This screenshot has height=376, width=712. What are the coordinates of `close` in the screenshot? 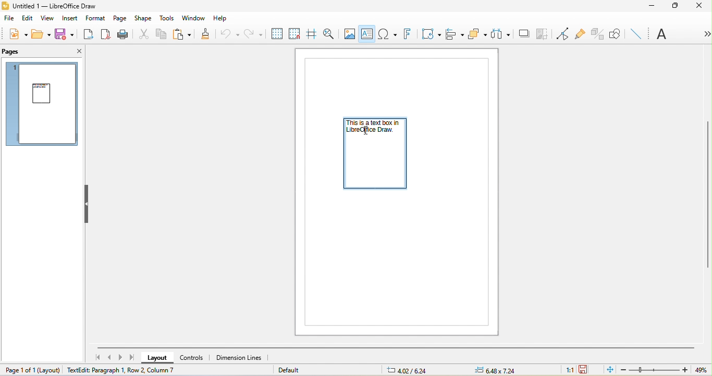 It's located at (74, 51).